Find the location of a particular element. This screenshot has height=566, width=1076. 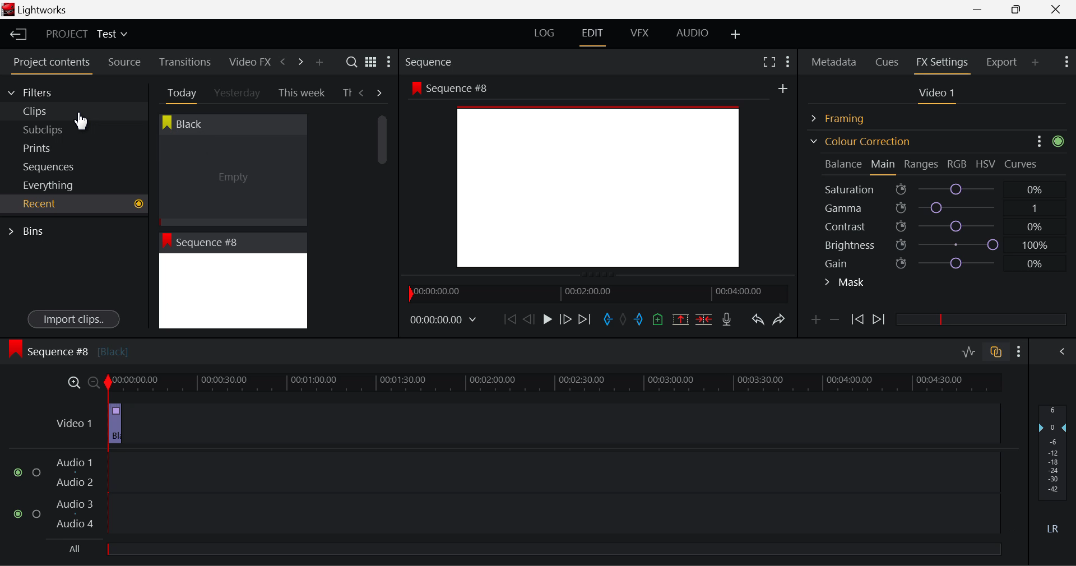

FX Settings Panel Open is located at coordinates (943, 63).